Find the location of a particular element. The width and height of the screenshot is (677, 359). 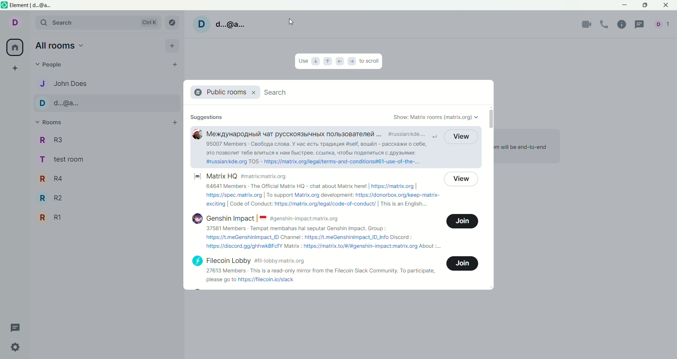

test room is located at coordinates (108, 160).